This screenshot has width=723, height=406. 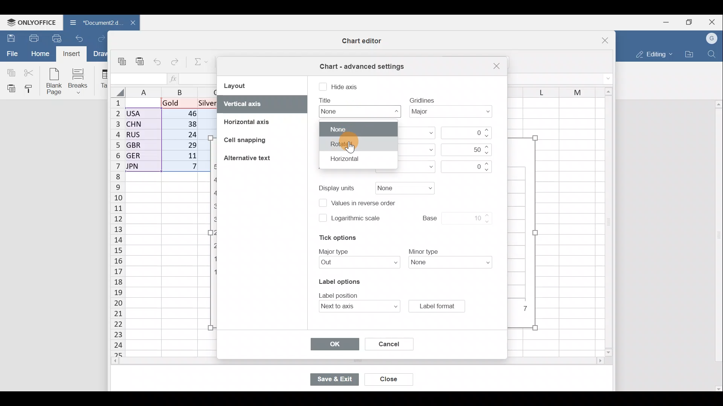 I want to click on Horizontal axis, so click(x=250, y=121).